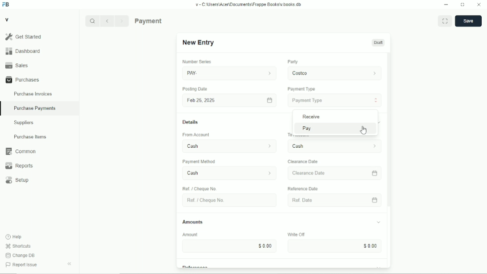  I want to click on Fob 25,2025, so click(228, 100).